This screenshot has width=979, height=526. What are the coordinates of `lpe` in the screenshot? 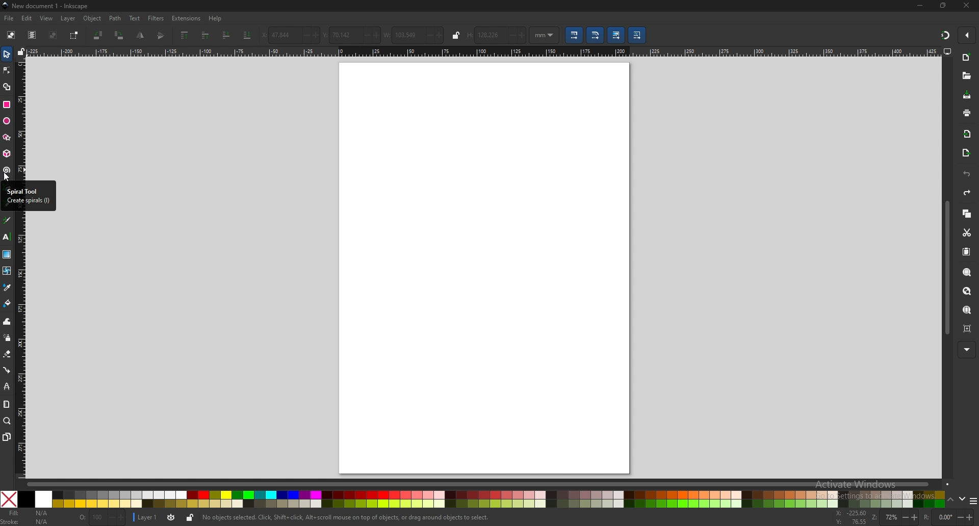 It's located at (7, 387).